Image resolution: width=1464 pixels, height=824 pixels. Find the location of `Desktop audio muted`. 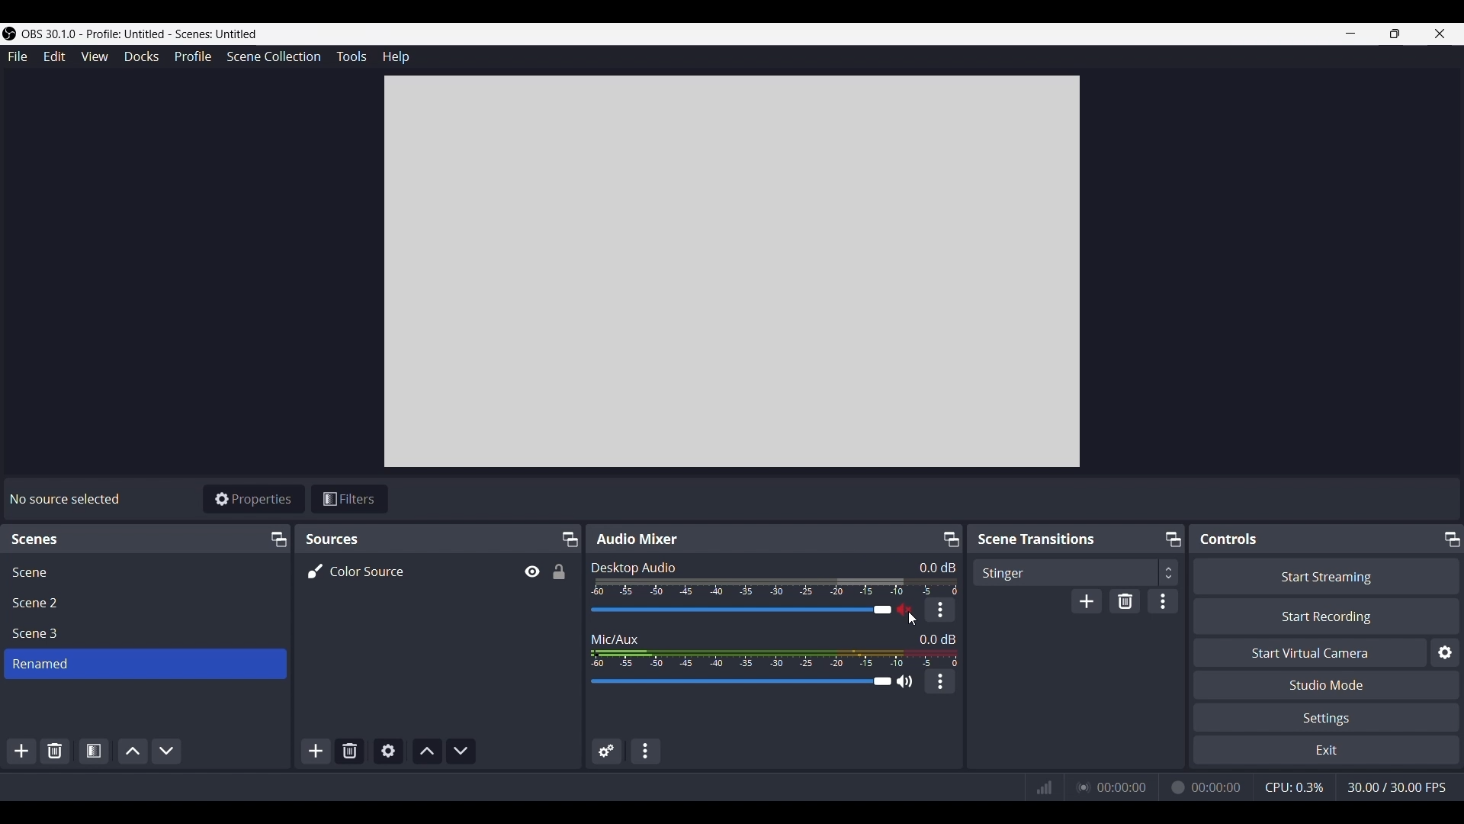

Desktop audio muted is located at coordinates (904, 609).